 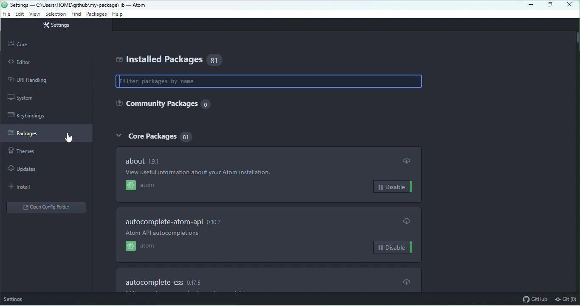 What do you see at coordinates (23, 187) in the screenshot?
I see `install` at bounding box center [23, 187].